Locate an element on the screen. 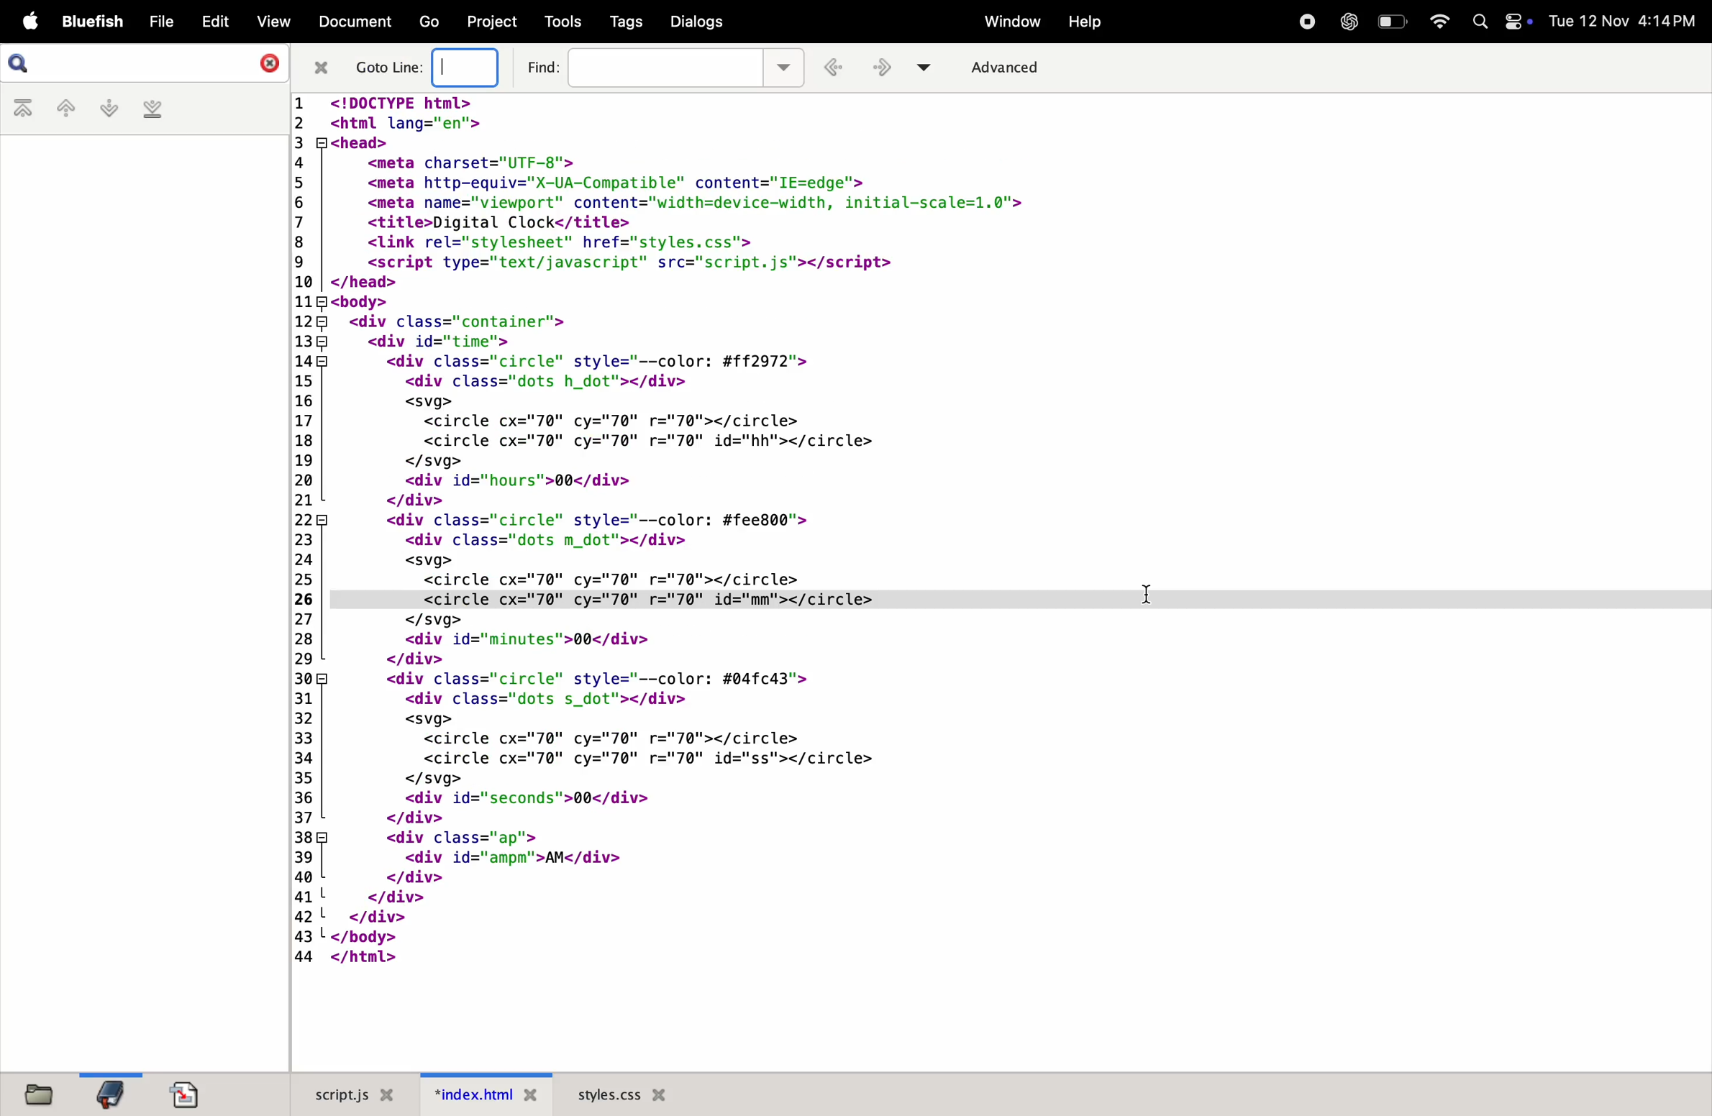 The image size is (1712, 1116). advance is located at coordinates (1017, 68).